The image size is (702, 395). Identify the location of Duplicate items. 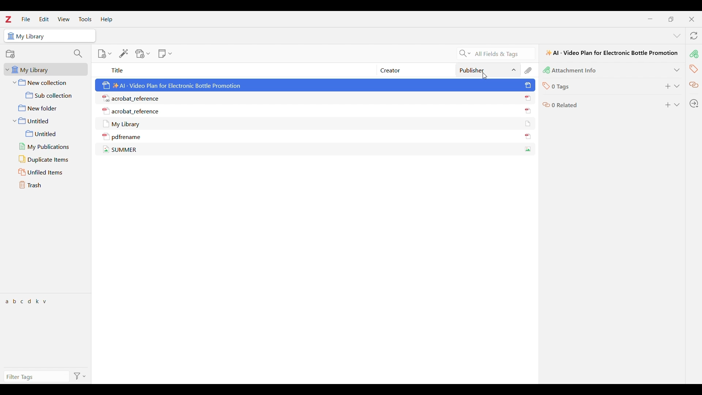
(48, 159).